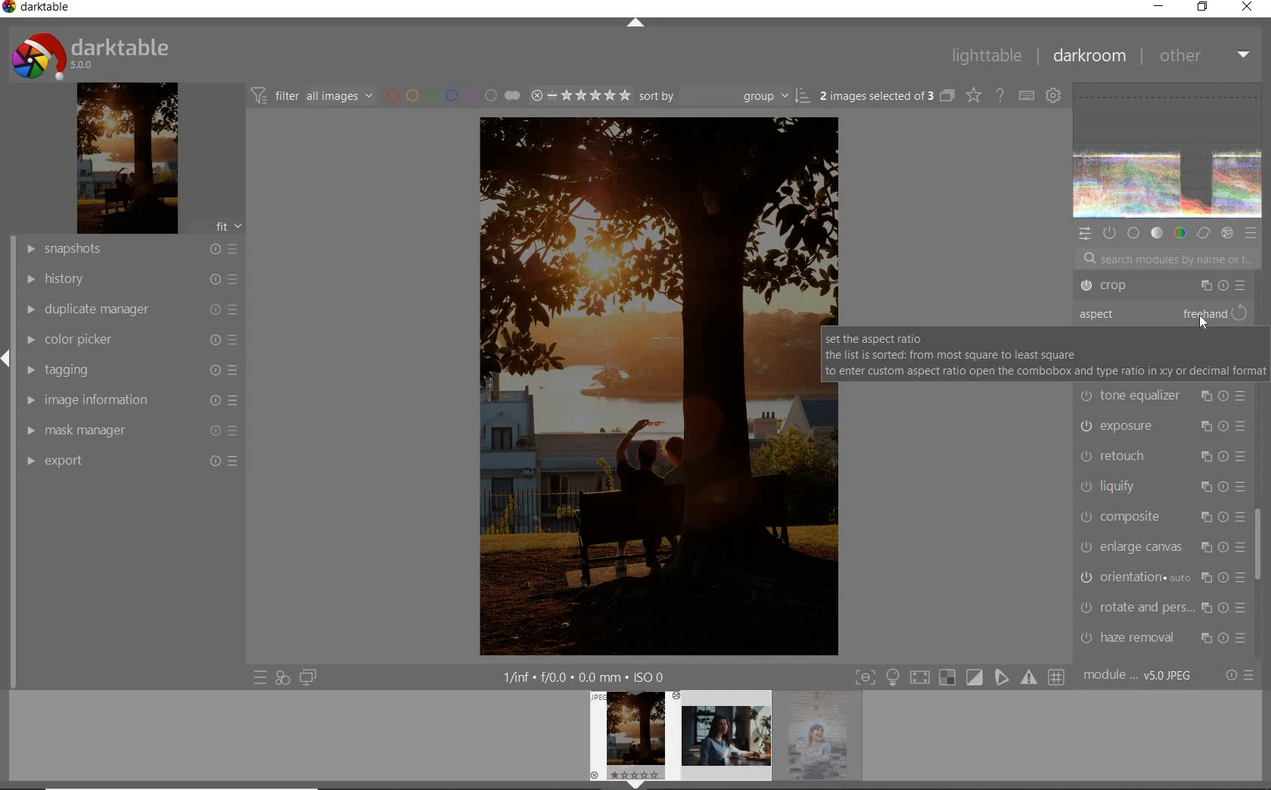 The image size is (1271, 790). Describe the element at coordinates (578, 95) in the screenshot. I see `select image range rating` at that location.